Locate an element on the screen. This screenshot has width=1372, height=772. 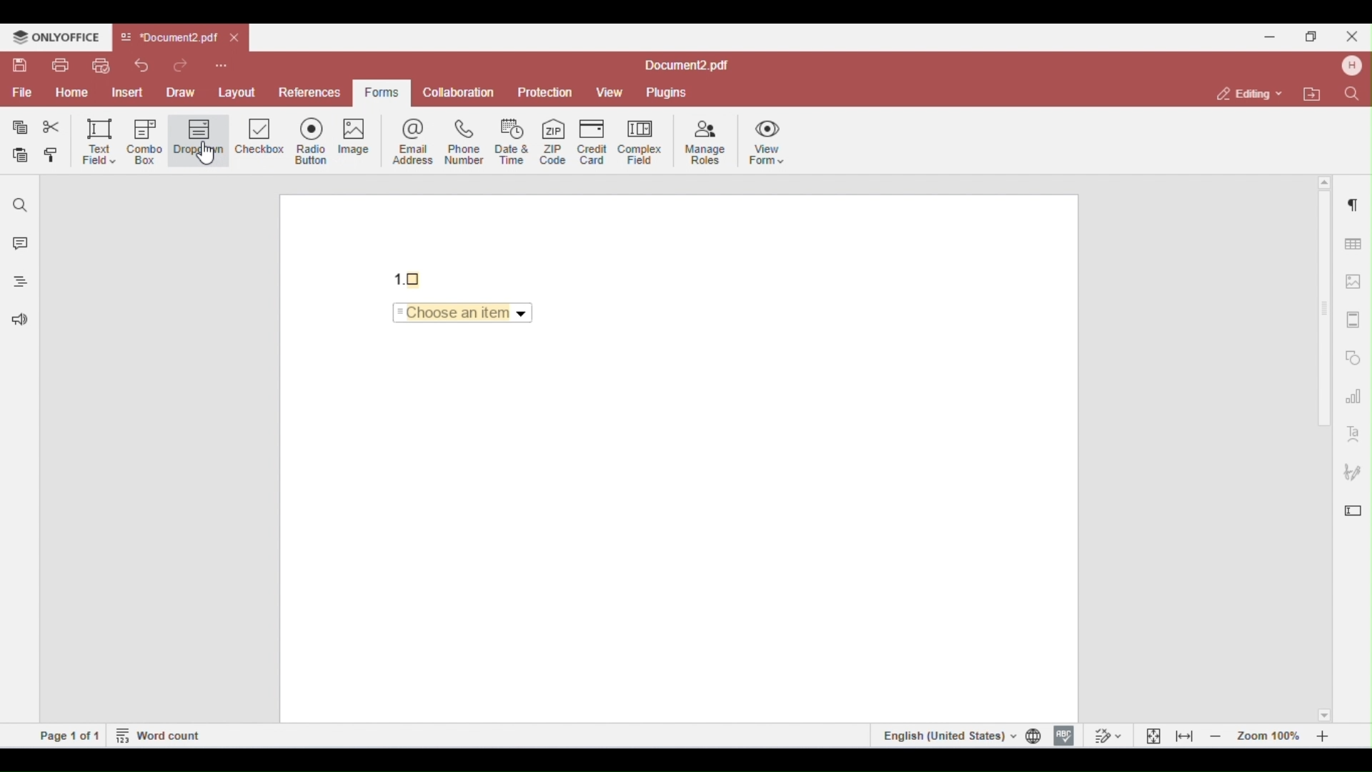
home is located at coordinates (71, 93).